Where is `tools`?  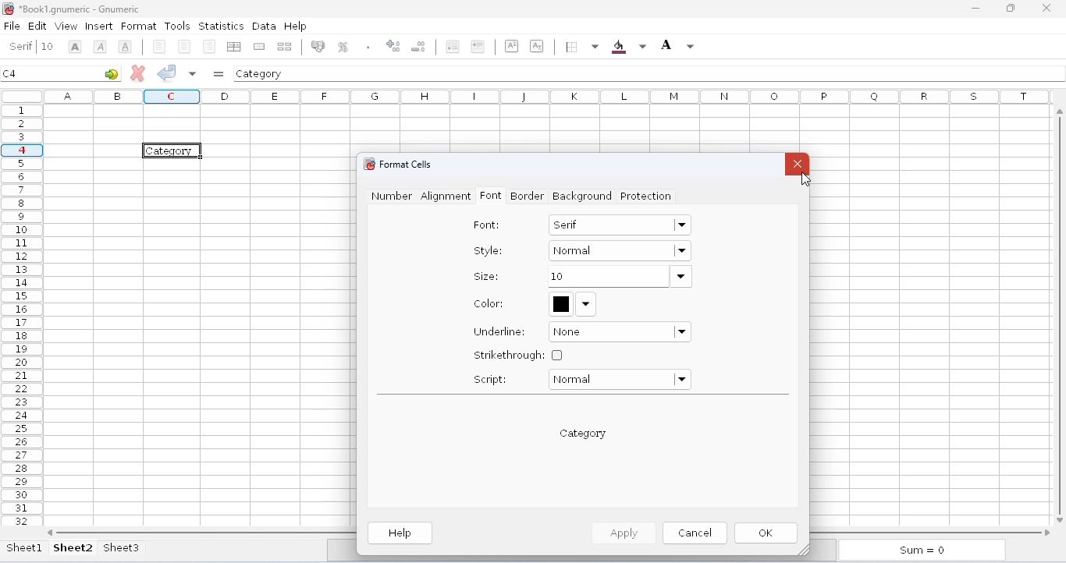
tools is located at coordinates (177, 26).